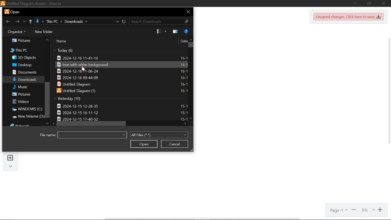  I want to click on music, so click(21, 87).